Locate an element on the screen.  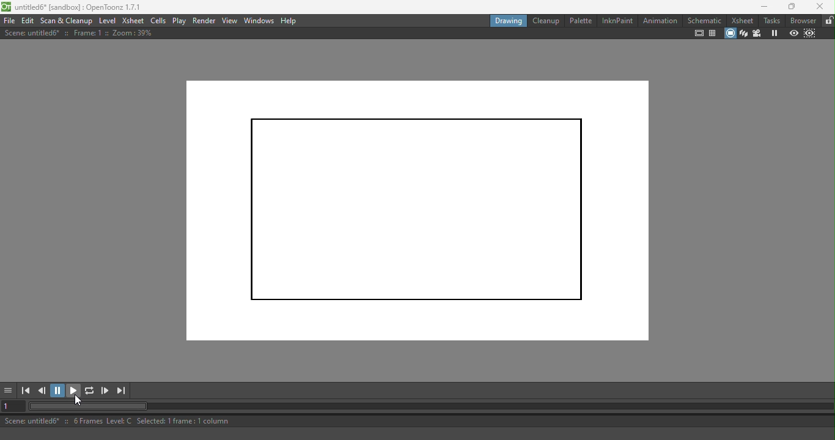
InknPaint is located at coordinates (620, 21).